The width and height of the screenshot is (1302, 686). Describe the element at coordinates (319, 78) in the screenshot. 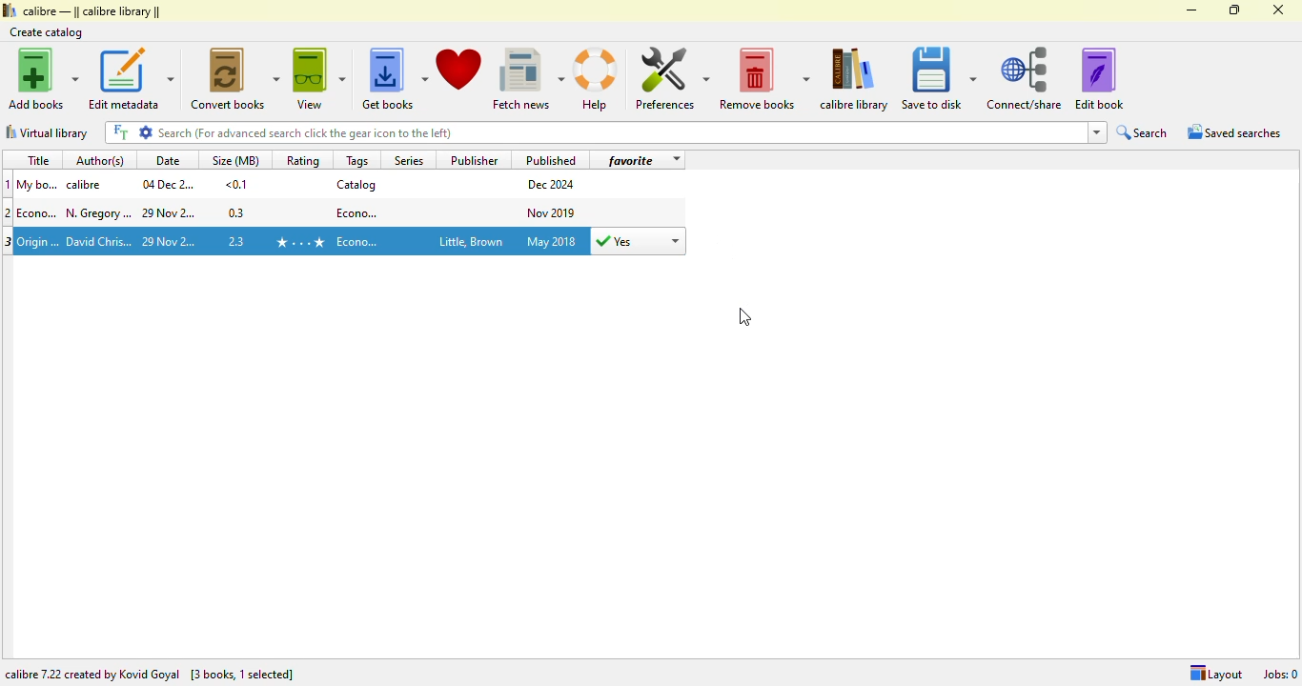

I see `view` at that location.